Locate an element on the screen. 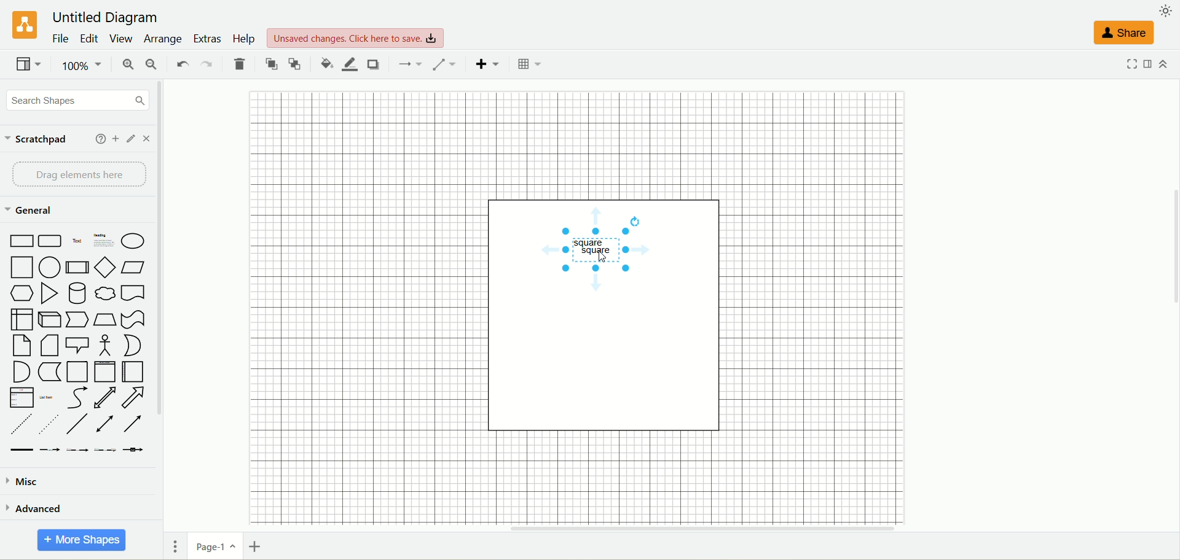 This screenshot has width=1180, height=560. to front is located at coordinates (272, 64).